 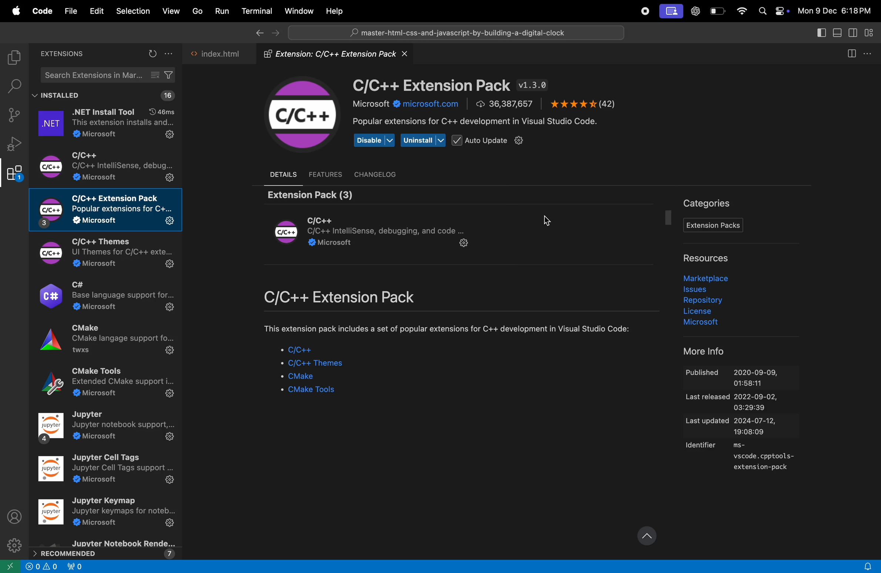 I want to click on refresh, so click(x=152, y=54).